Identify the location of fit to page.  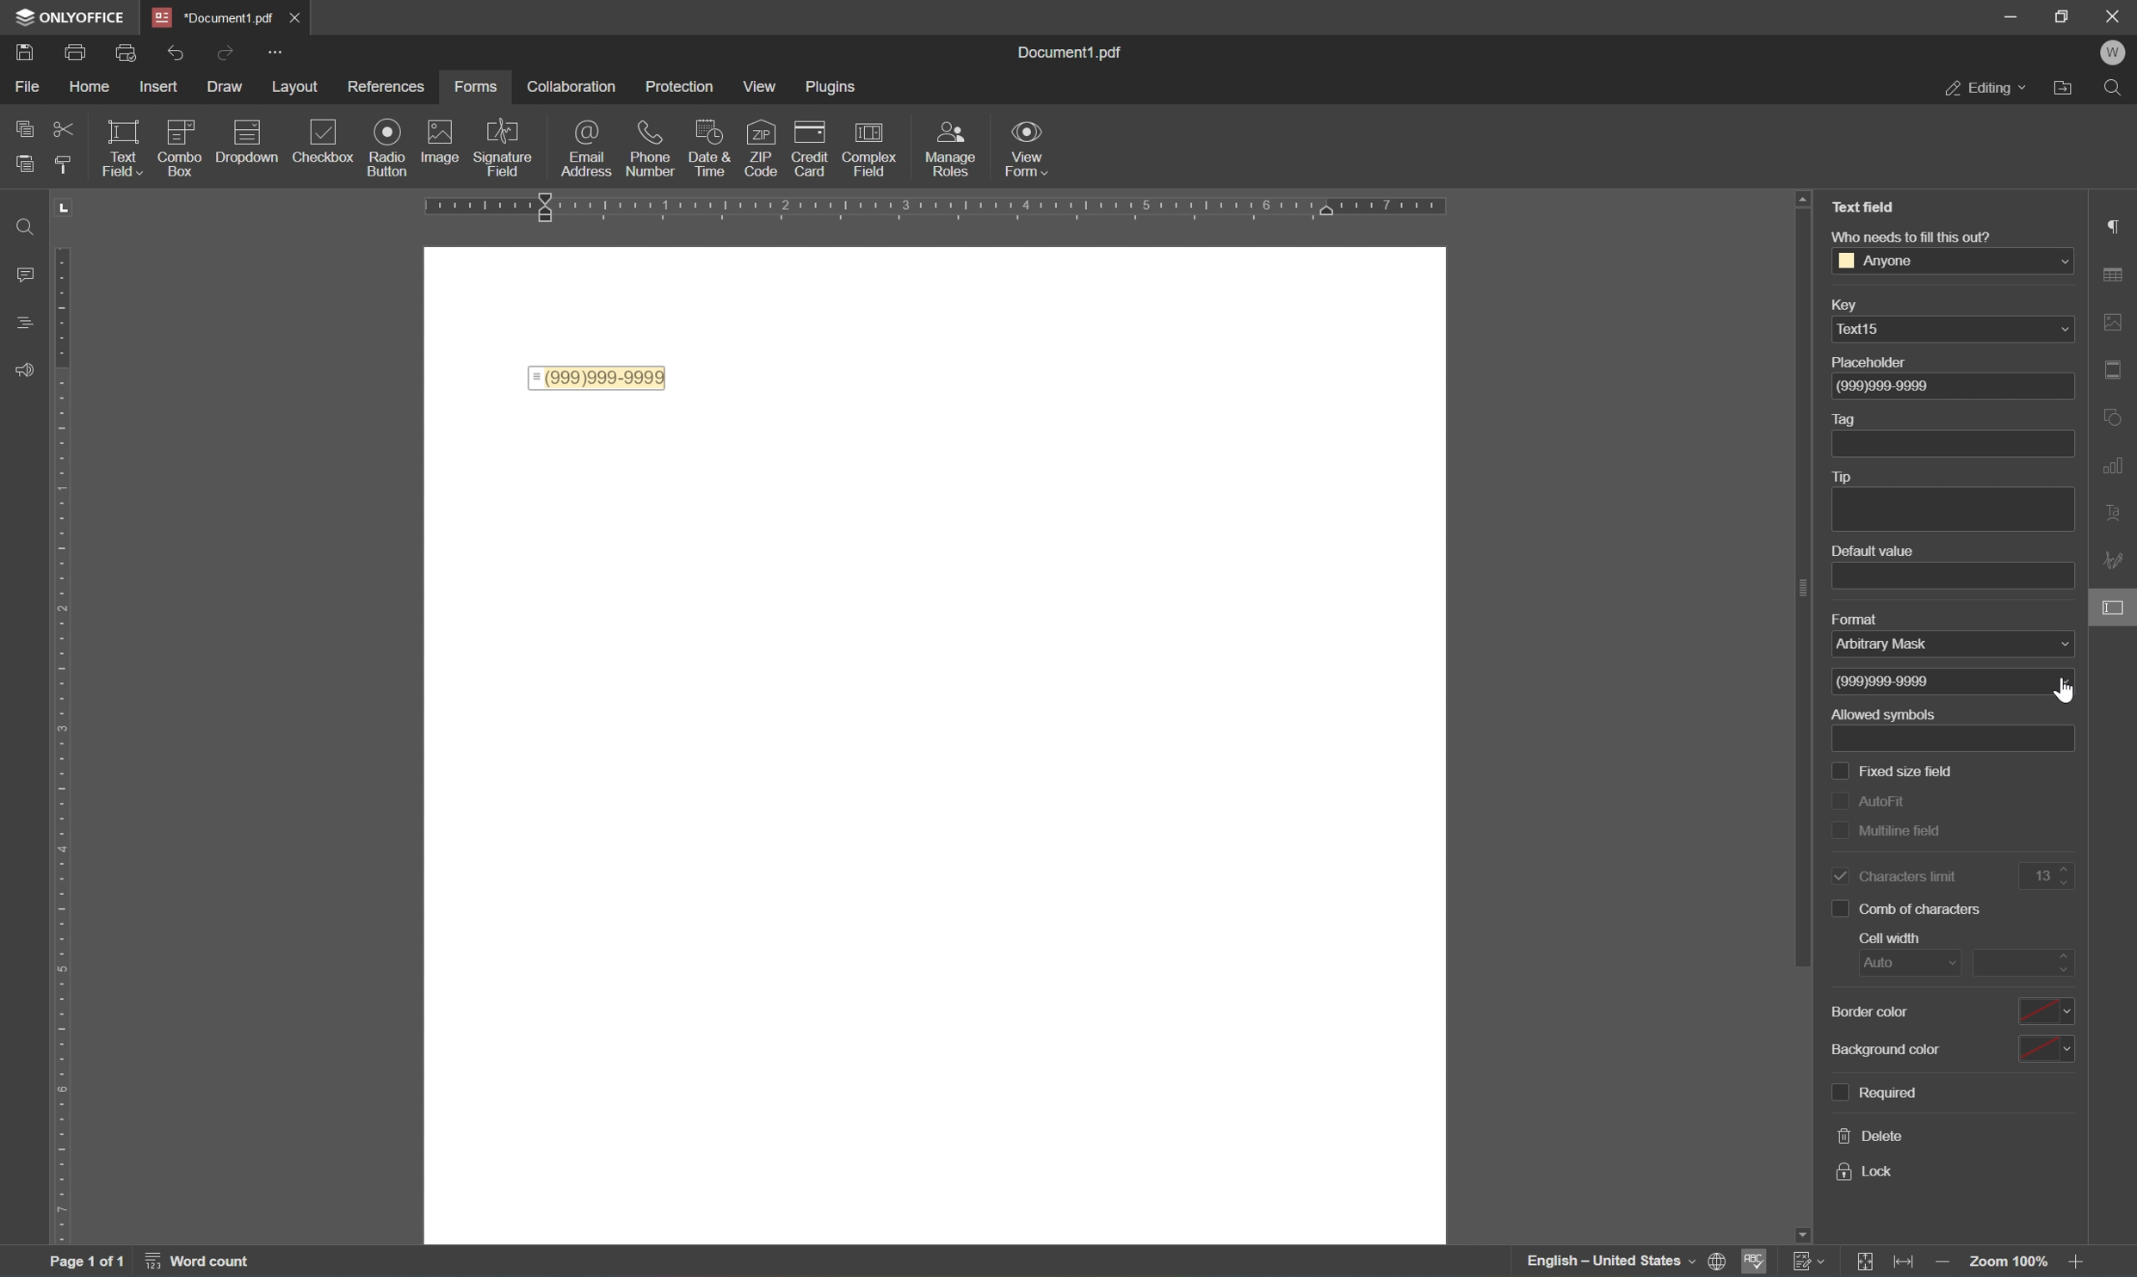
(1871, 1262).